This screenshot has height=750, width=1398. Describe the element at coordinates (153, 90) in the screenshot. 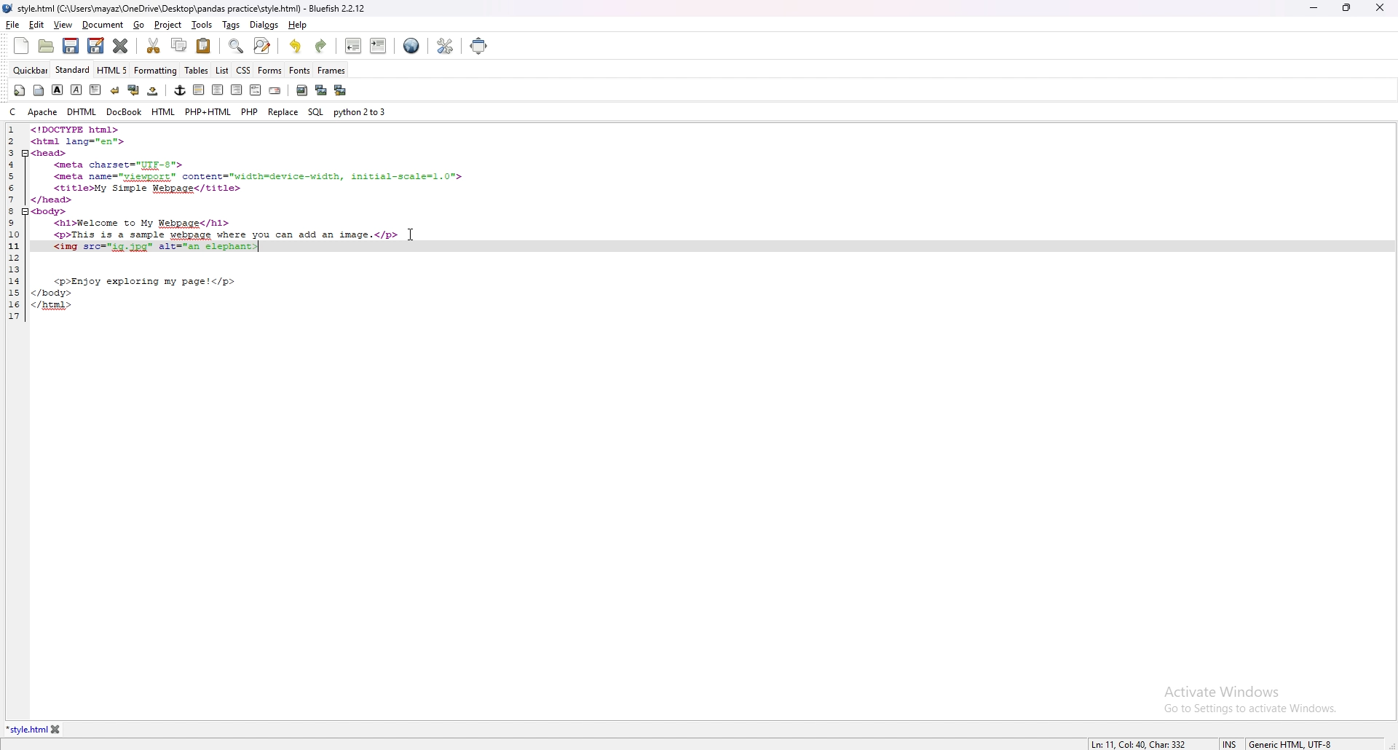

I see `non breaking space` at that location.